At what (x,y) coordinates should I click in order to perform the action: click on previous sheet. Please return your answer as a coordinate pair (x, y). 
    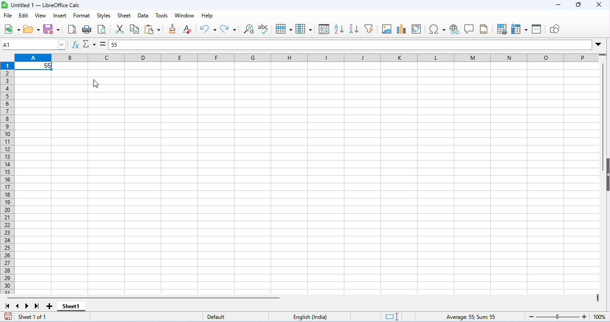
    Looking at the image, I should click on (18, 305).